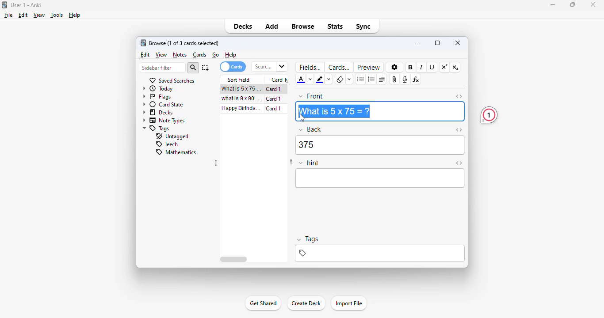  Describe the element at coordinates (279, 79) in the screenshot. I see `card type` at that location.